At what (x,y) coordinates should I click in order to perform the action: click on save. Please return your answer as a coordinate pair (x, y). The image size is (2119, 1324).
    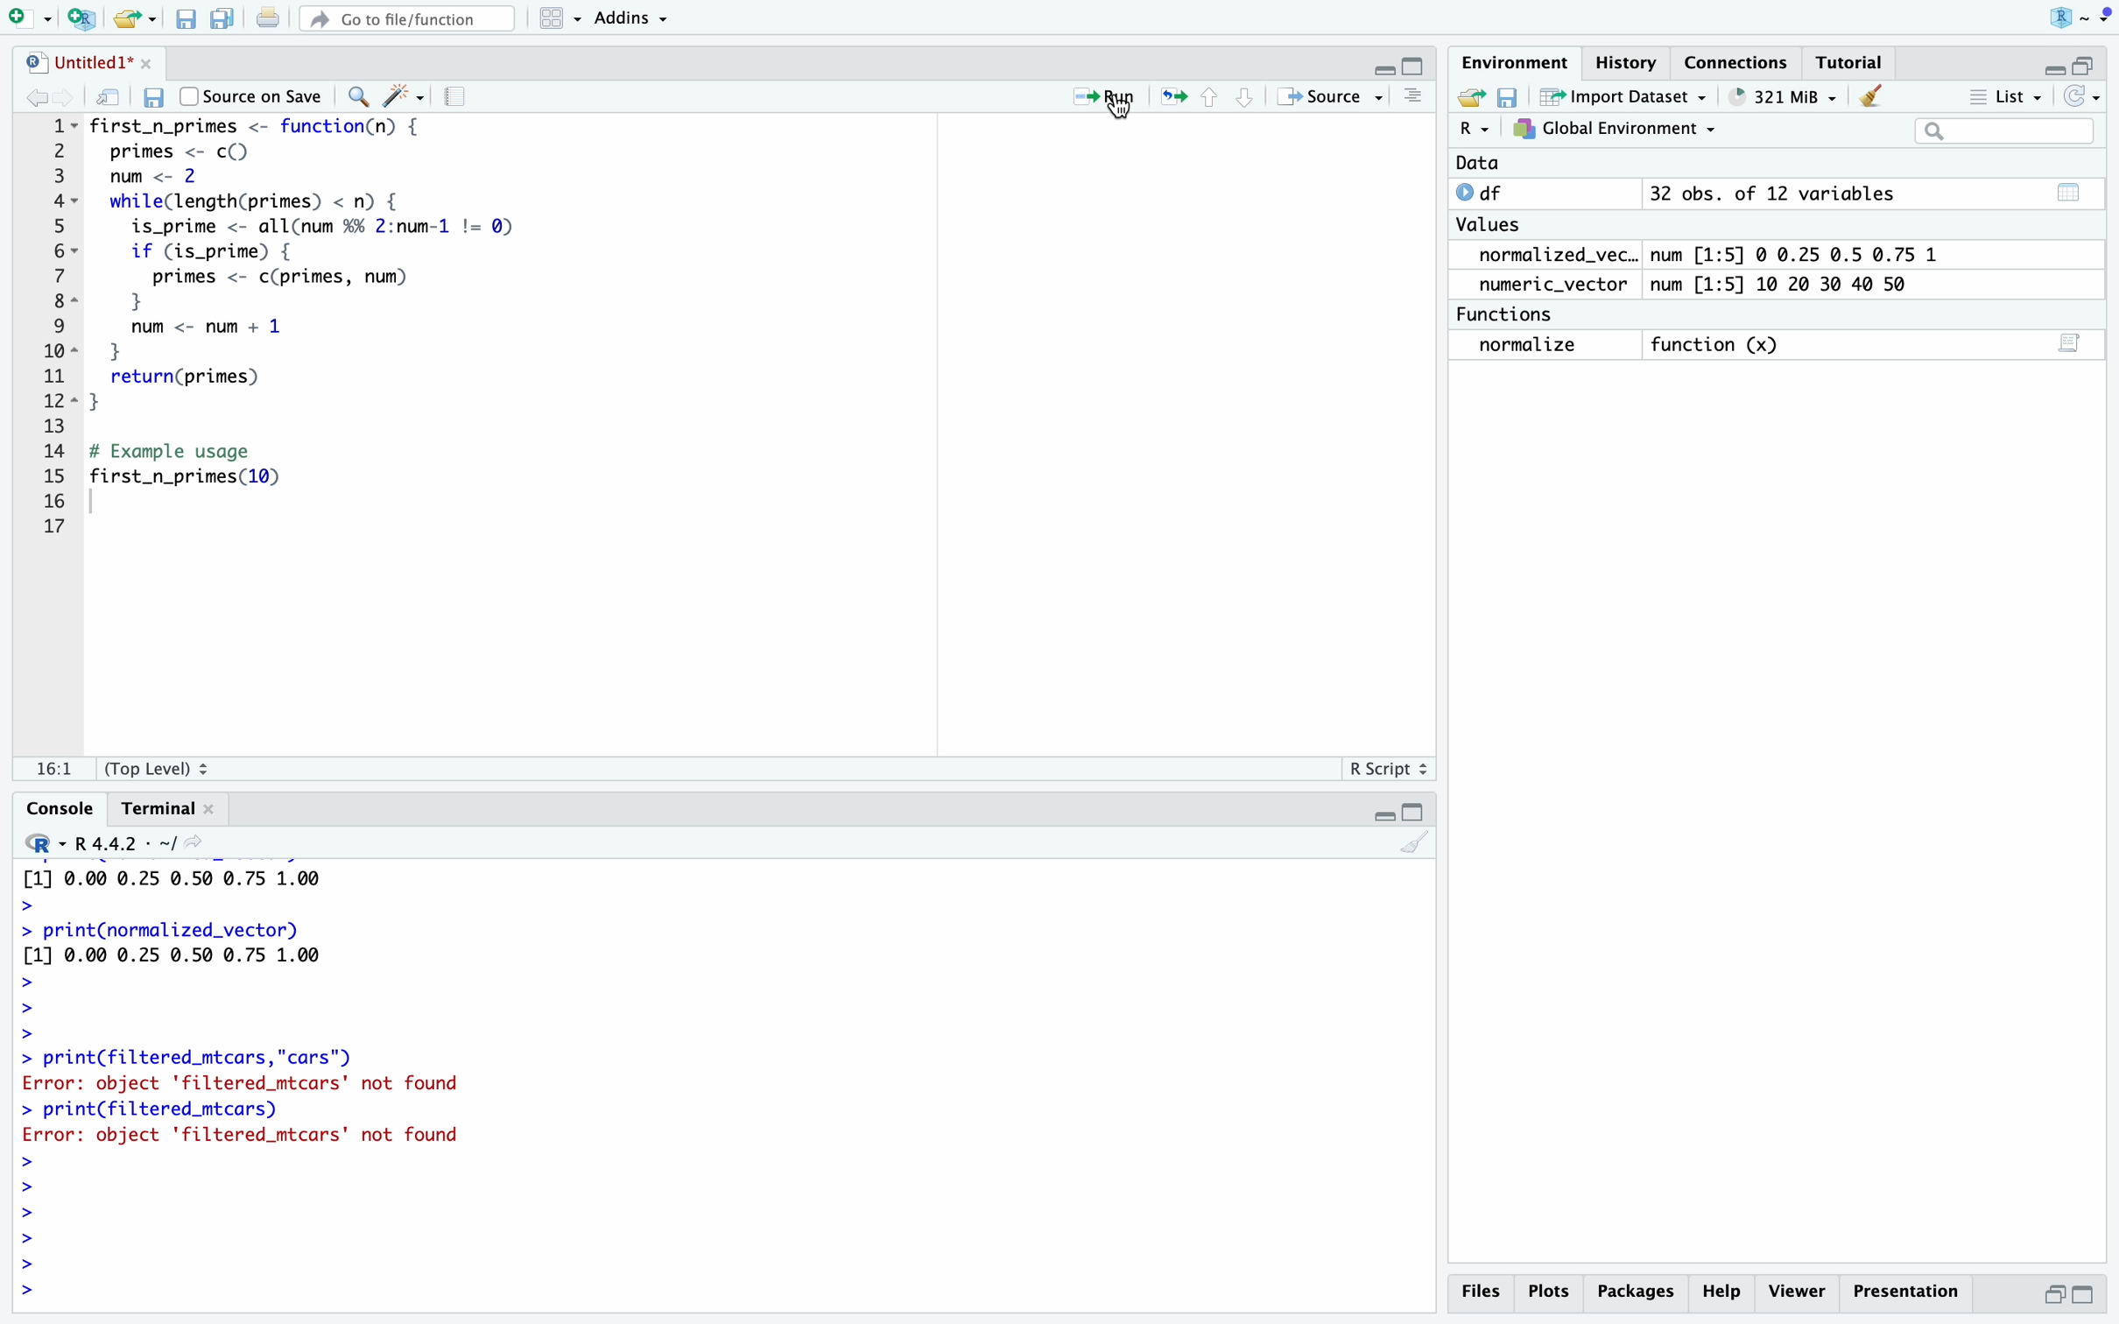
    Looking at the image, I should click on (157, 90).